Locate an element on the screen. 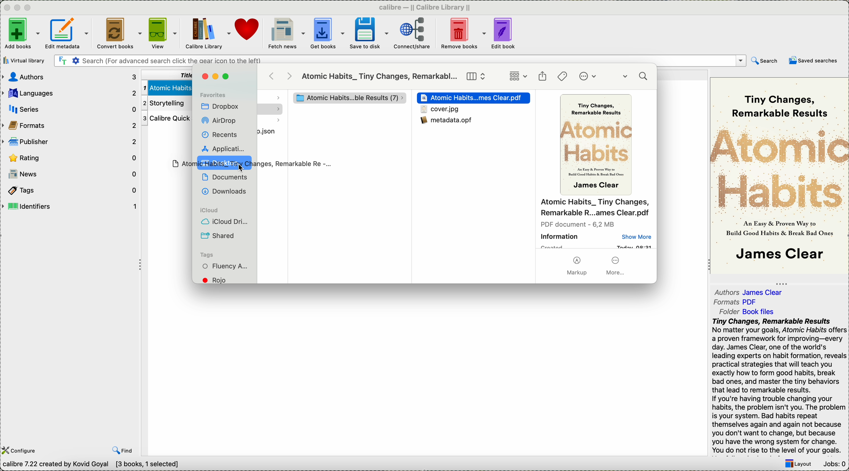 The image size is (849, 471). book cover preview is located at coordinates (598, 146).